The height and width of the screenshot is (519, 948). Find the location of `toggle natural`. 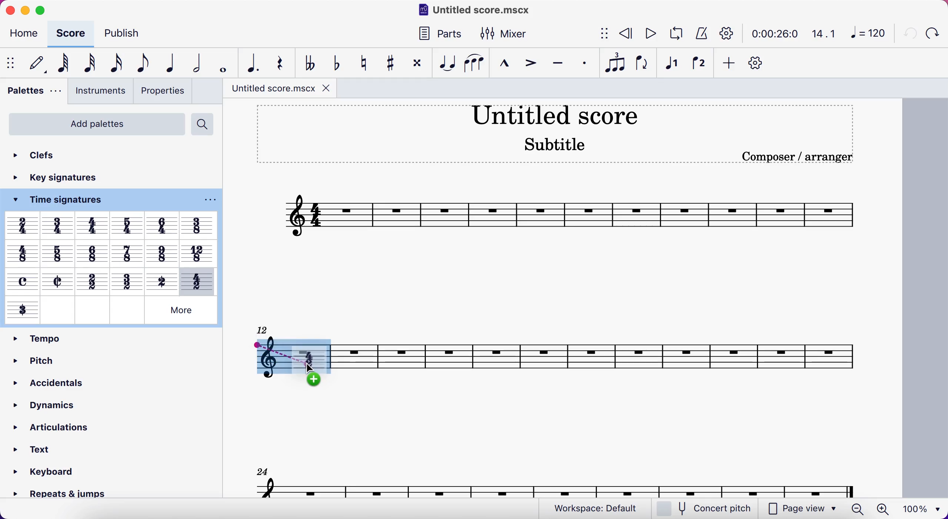

toggle natural is located at coordinates (361, 61).